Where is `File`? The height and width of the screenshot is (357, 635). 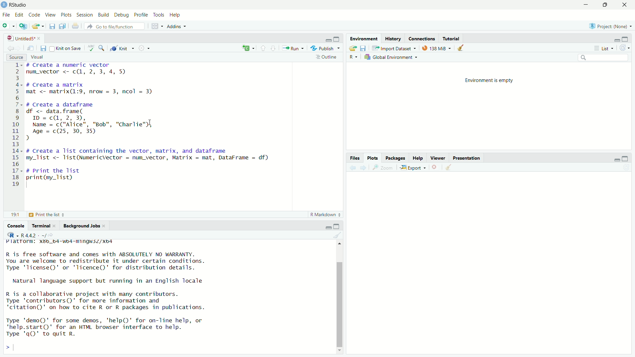
File is located at coordinates (6, 15).